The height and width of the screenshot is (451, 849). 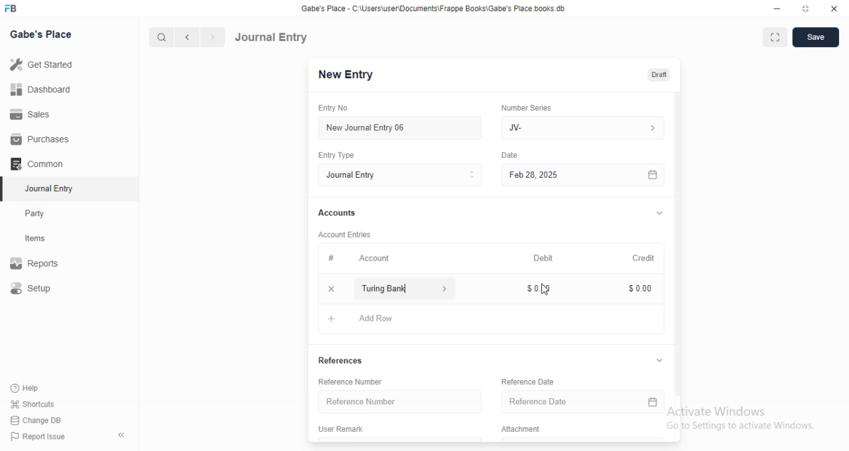 I want to click on next, so click(x=211, y=38).